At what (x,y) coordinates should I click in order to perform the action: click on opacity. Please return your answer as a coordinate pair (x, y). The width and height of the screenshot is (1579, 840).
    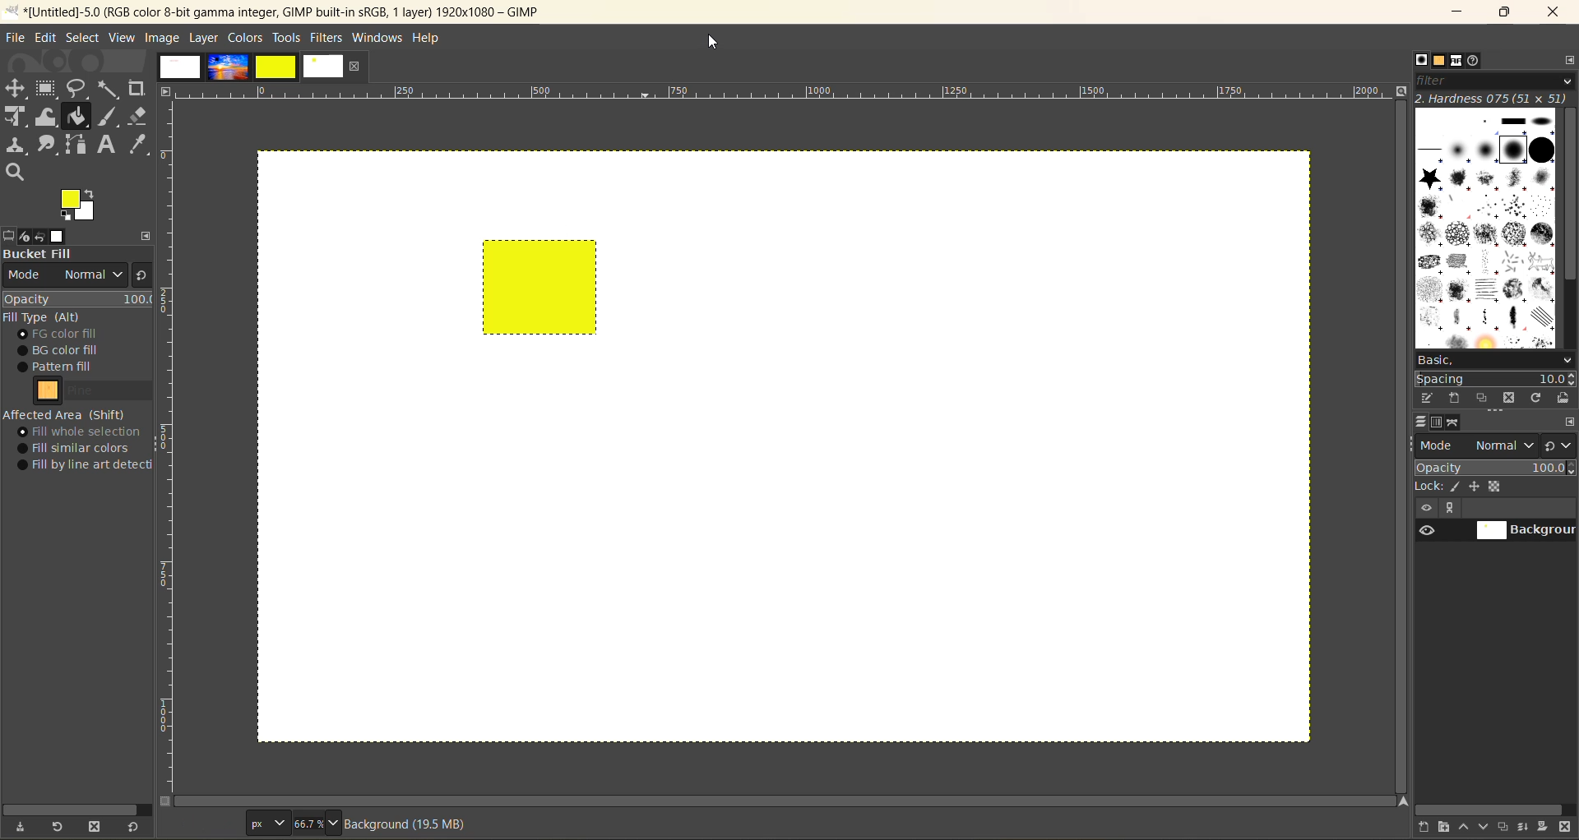
    Looking at the image, I should click on (1495, 468).